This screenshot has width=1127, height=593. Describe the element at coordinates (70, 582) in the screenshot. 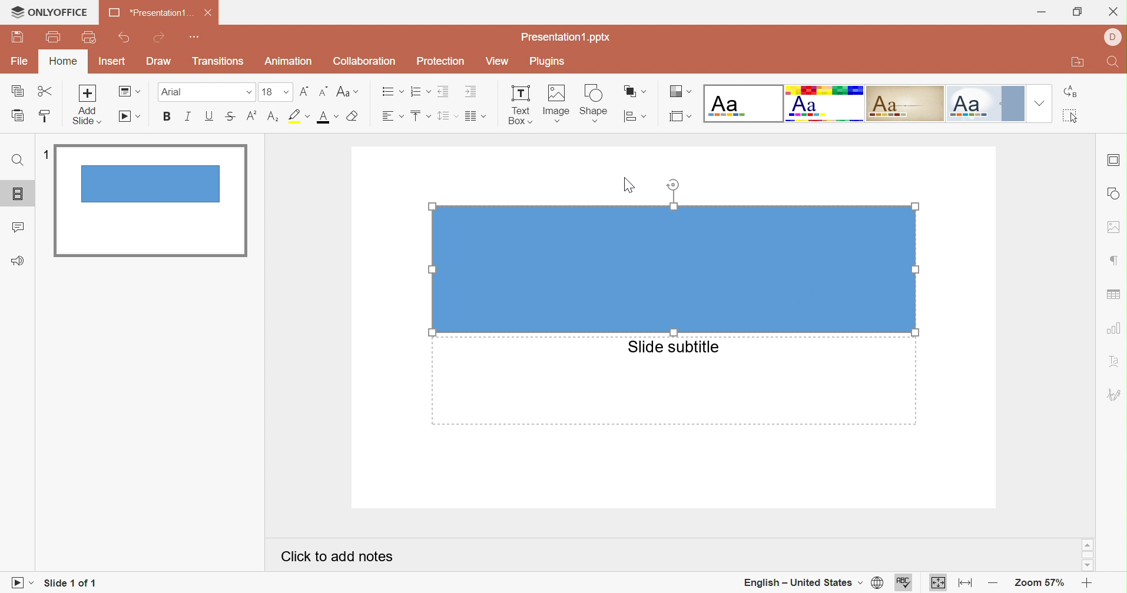

I see `Slide 1 of 1` at that location.